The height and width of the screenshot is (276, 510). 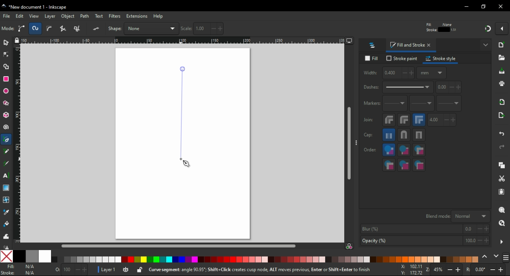 What do you see at coordinates (336, 29) in the screenshot?
I see `lock` at bounding box center [336, 29].